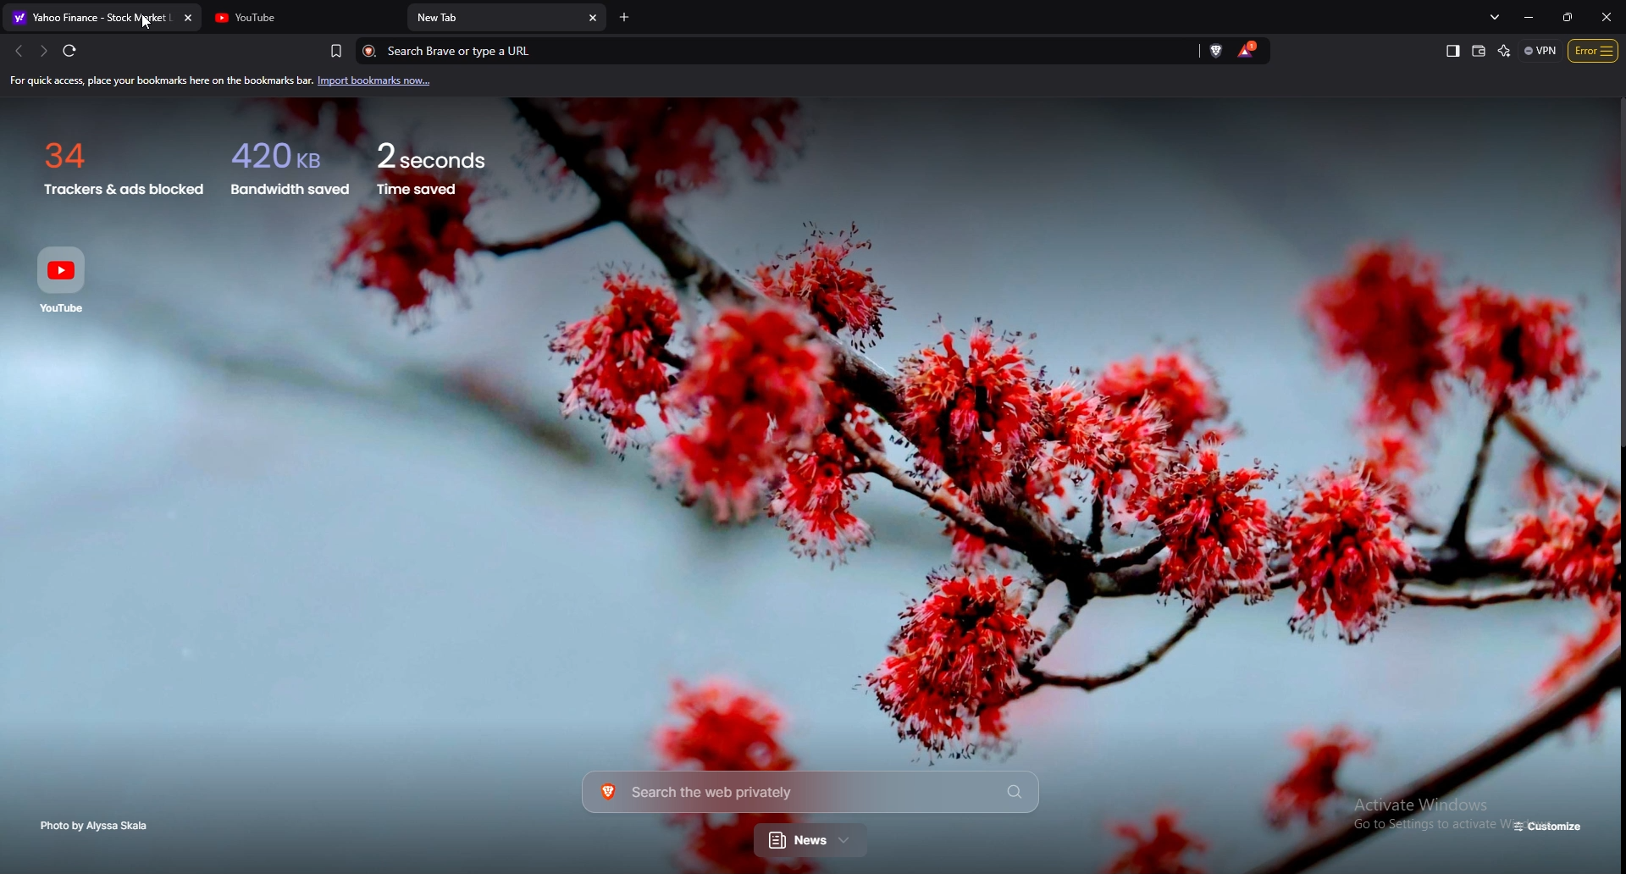 This screenshot has width=1626, height=874. I want to click on minimize, so click(1532, 17).